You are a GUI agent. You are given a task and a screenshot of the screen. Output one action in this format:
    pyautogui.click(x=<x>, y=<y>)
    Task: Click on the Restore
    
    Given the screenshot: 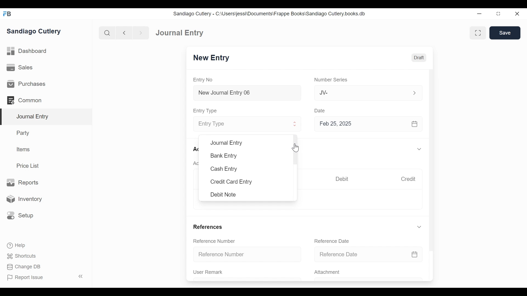 What is the action you would take?
    pyautogui.click(x=499, y=13)
    